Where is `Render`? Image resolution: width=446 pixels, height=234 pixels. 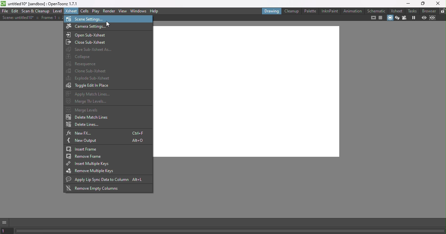
Render is located at coordinates (109, 11).